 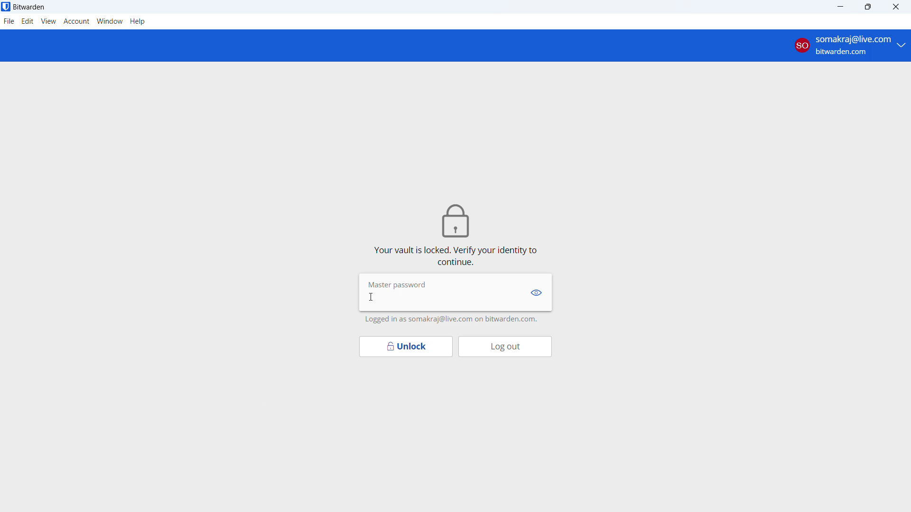 What do you see at coordinates (850, 45) in the screenshot?
I see `account` at bounding box center [850, 45].